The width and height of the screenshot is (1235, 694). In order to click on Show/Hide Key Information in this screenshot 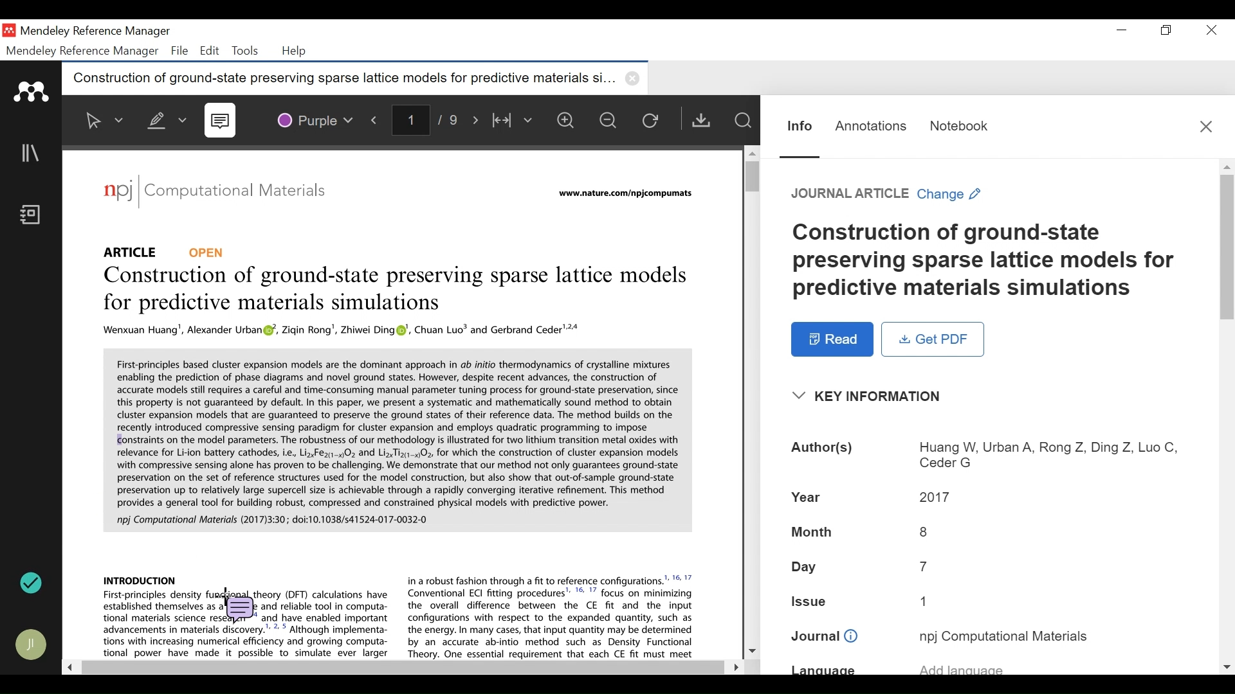, I will do `click(872, 396)`.